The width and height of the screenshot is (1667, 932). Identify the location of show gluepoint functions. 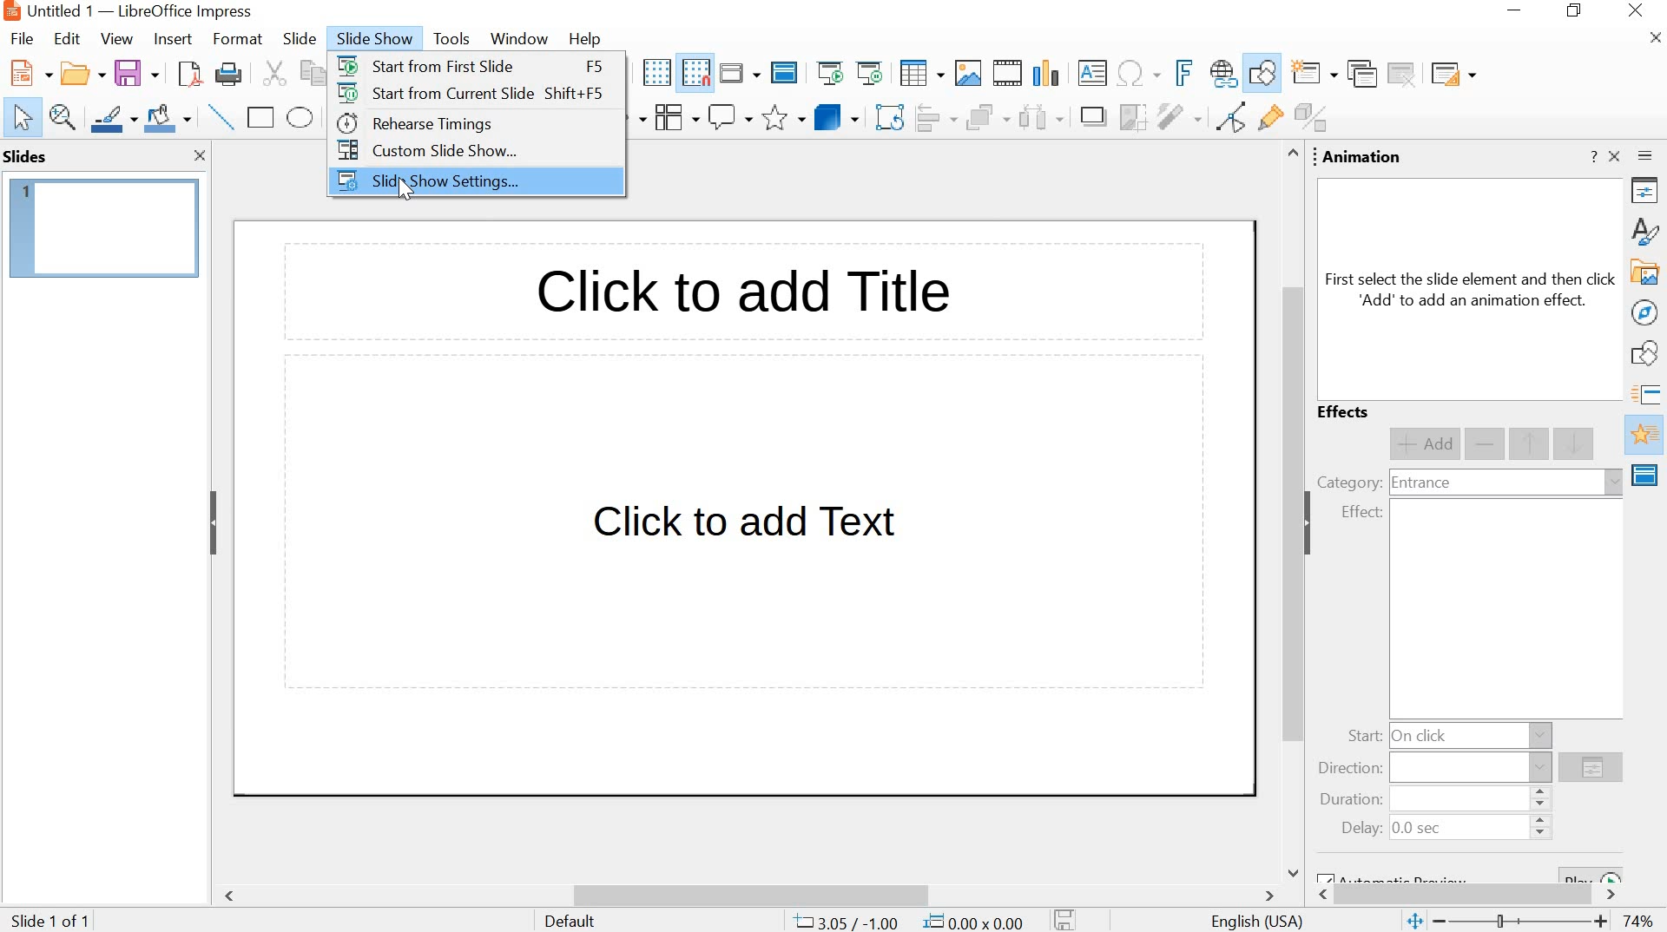
(1267, 119).